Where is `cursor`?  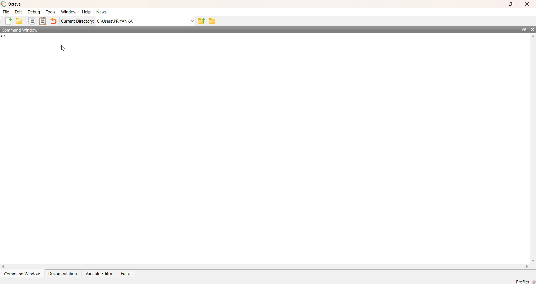
cursor is located at coordinates (64, 50).